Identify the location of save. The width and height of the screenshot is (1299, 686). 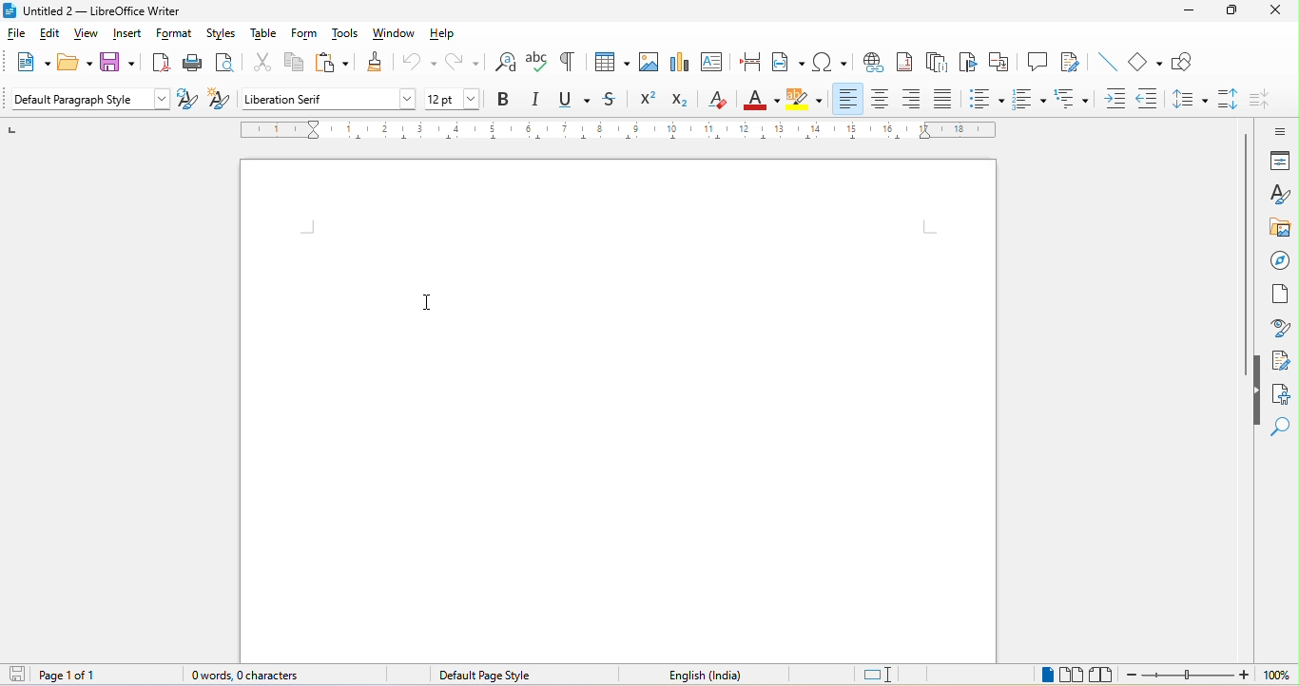
(117, 63).